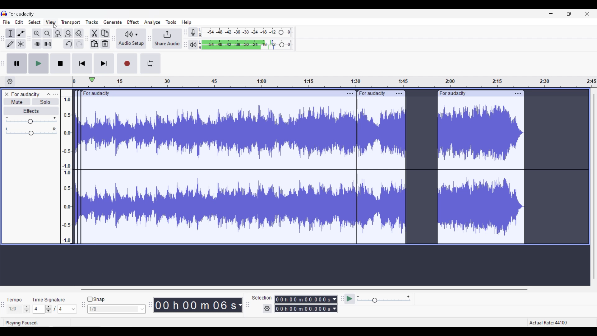 This screenshot has width=597, height=336. I want to click on Software logo, so click(4, 13).